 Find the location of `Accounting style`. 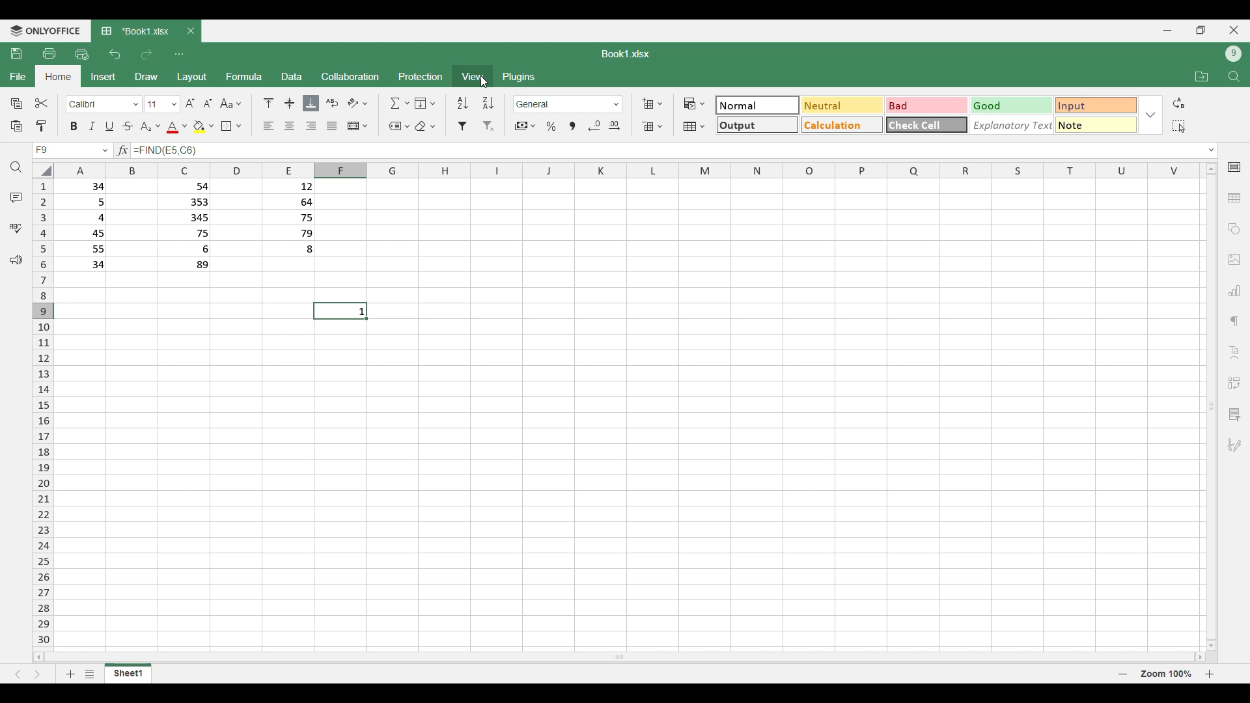

Accounting style is located at coordinates (525, 126).